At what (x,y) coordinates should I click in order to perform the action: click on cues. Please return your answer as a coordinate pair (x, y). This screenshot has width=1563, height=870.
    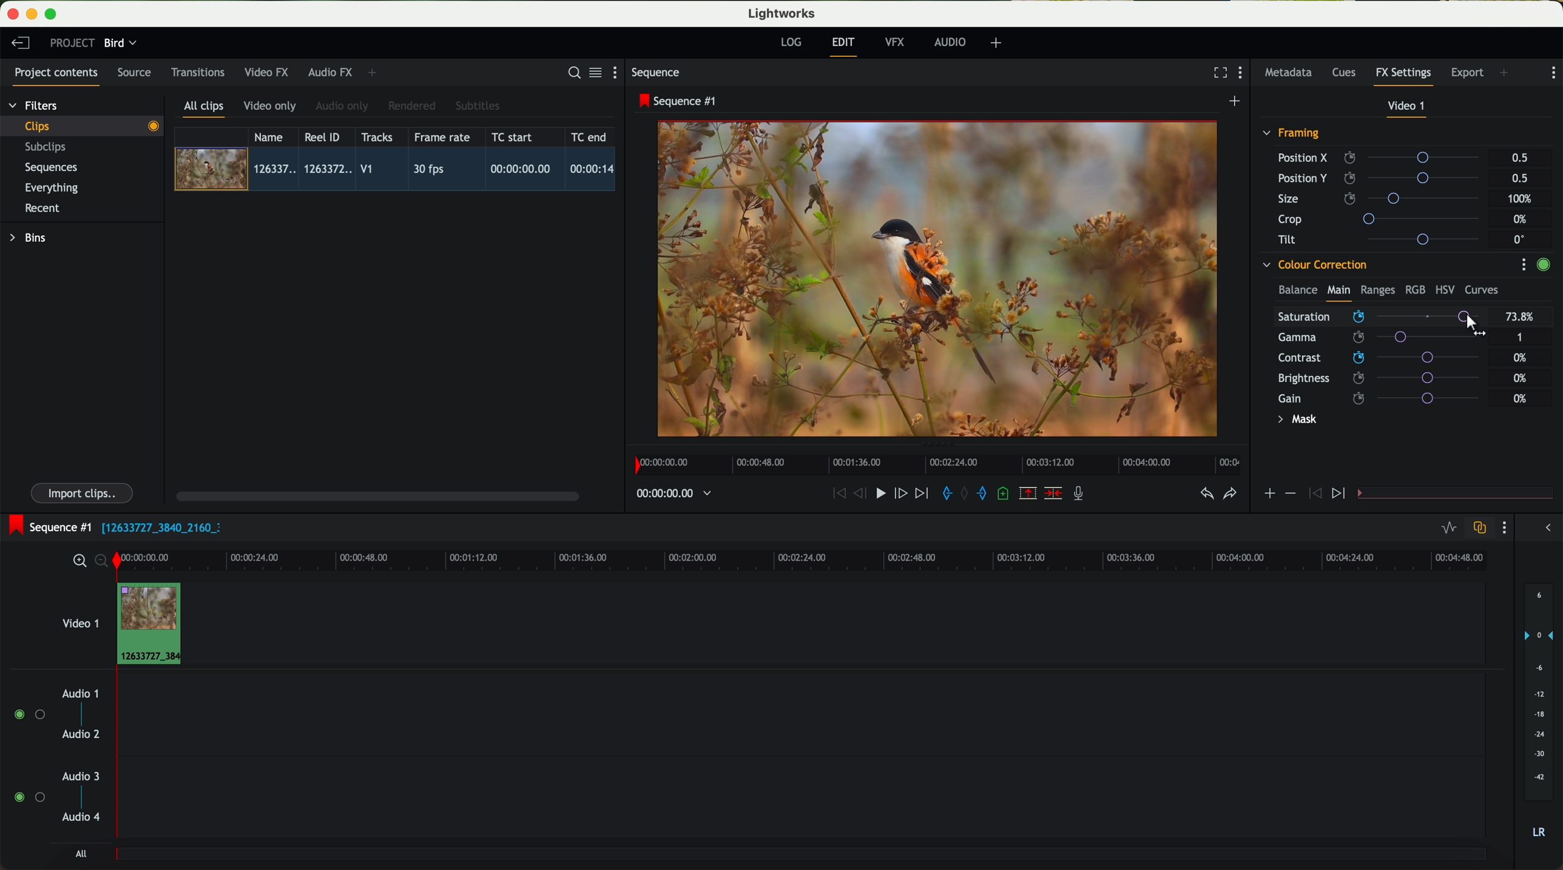
    Looking at the image, I should click on (1348, 73).